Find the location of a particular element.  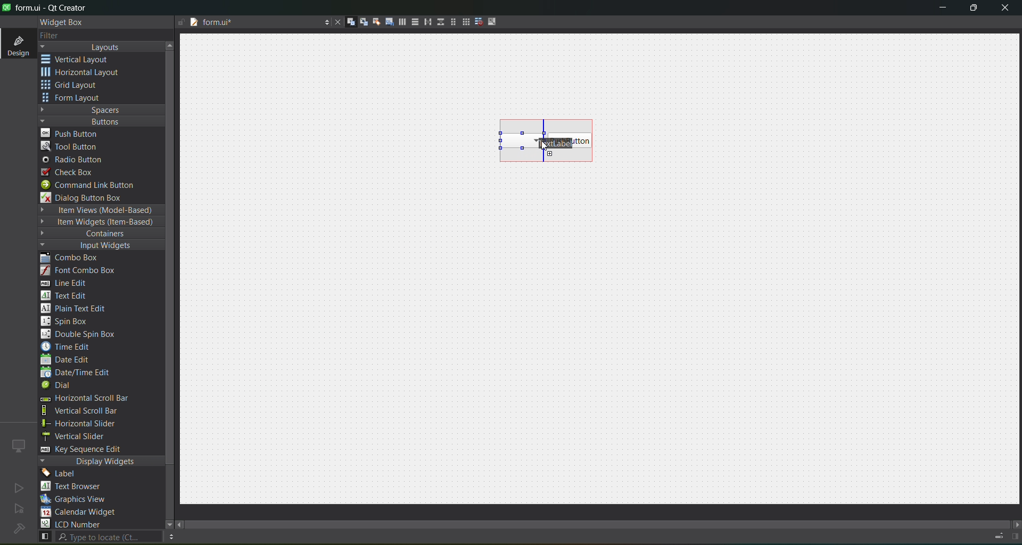

dial is located at coordinates (60, 386).